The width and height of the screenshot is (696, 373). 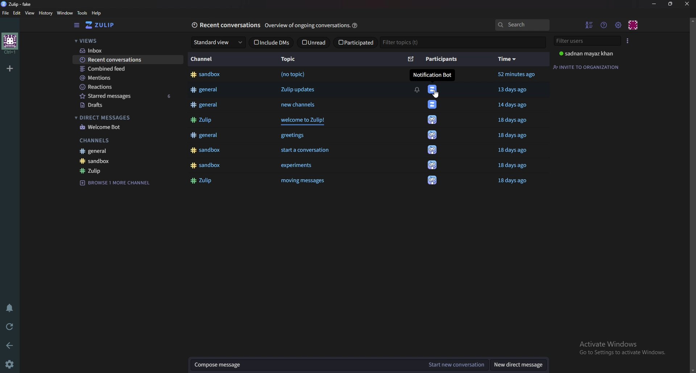 I want to click on #general, so click(x=206, y=105).